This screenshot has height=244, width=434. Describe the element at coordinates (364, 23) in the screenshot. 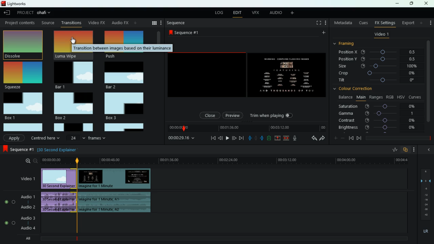

I see `cues` at that location.